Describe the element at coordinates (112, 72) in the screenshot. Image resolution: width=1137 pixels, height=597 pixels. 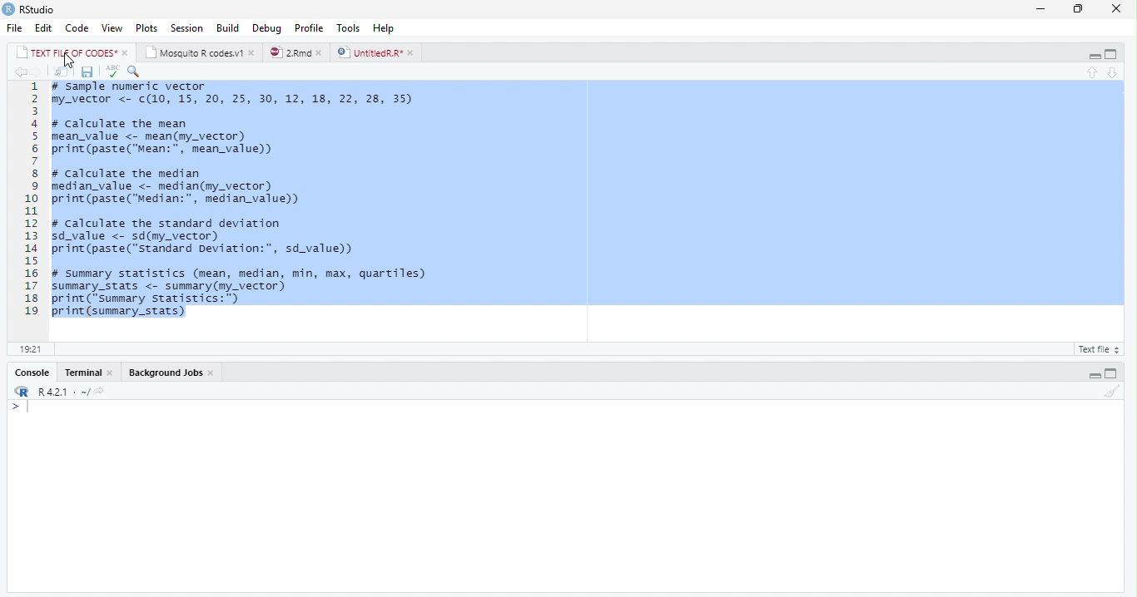
I see `spelling check` at that location.